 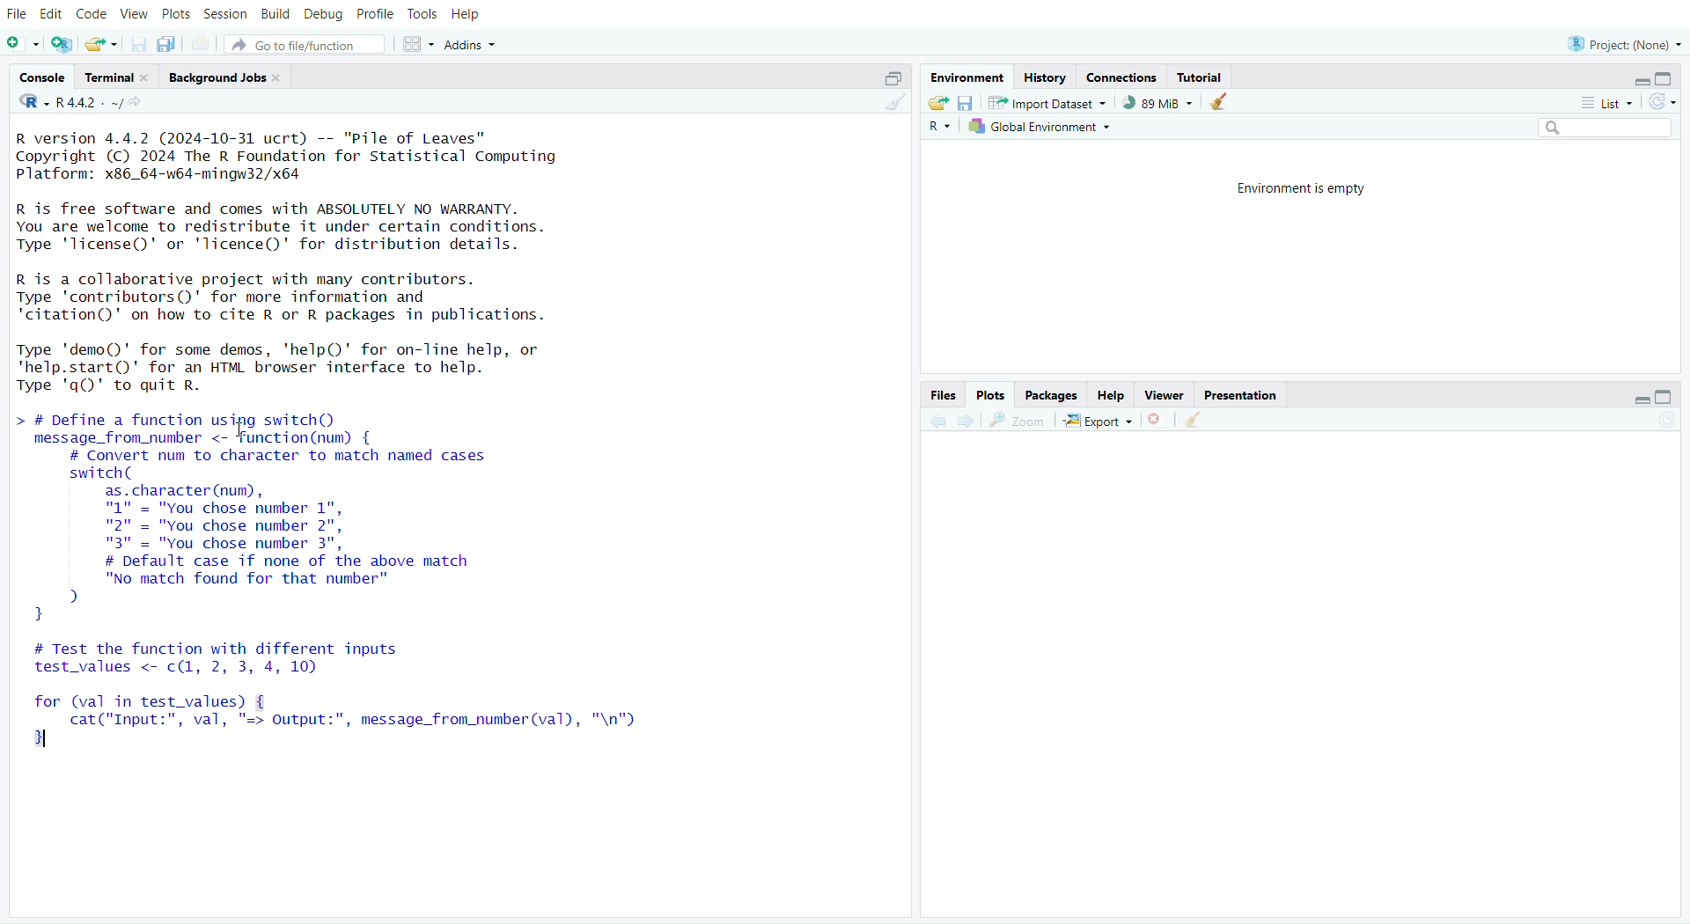 I want to click on Clear console (Ctrl +L), so click(x=1198, y=419).